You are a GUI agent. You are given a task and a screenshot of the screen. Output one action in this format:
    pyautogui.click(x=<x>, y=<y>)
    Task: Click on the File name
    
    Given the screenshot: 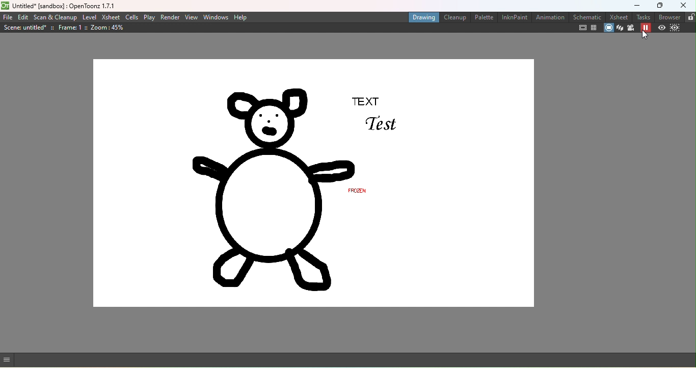 What is the action you would take?
    pyautogui.click(x=59, y=6)
    